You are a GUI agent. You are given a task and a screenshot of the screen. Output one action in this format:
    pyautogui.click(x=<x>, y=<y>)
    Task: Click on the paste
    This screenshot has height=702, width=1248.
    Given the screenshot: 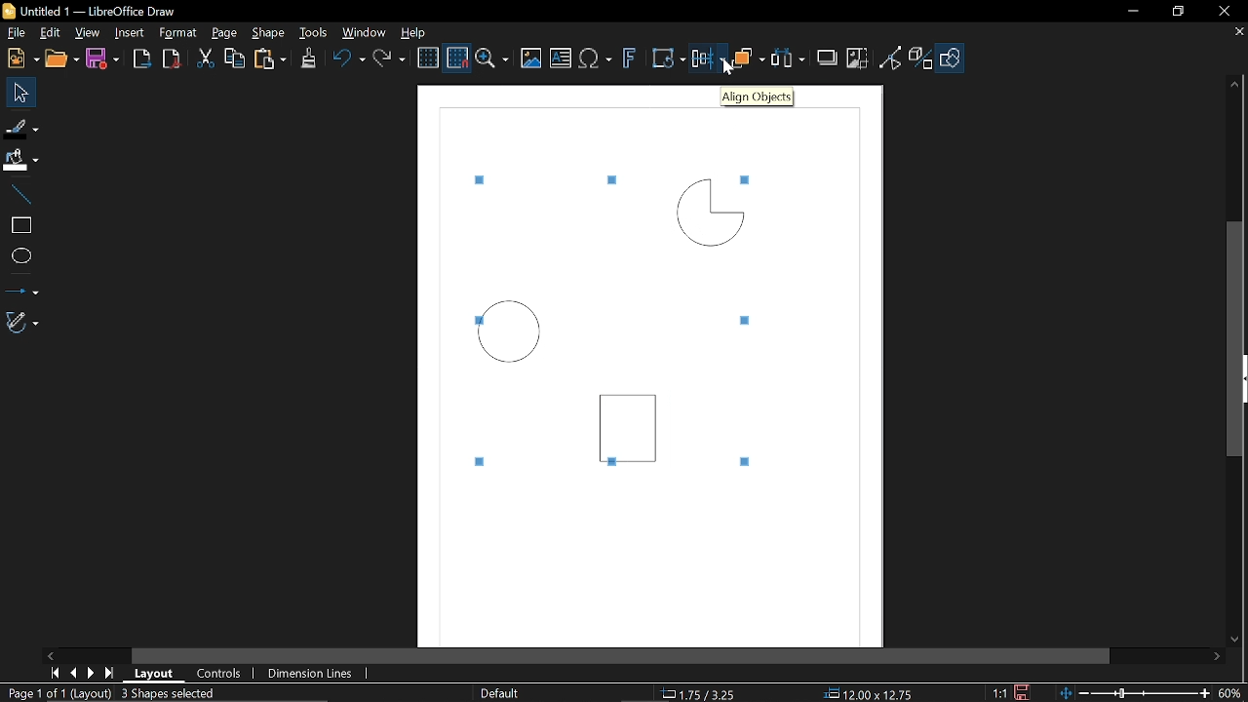 What is the action you would take?
    pyautogui.click(x=272, y=58)
    